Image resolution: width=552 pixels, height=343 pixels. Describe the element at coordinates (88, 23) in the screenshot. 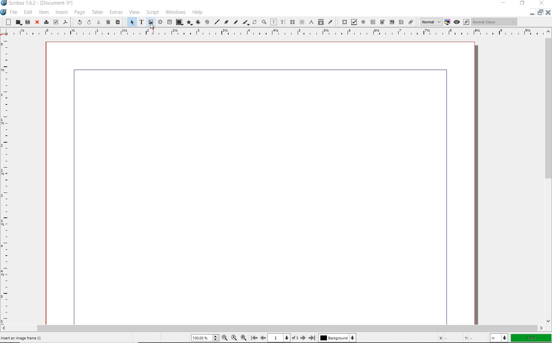

I see `REDO` at that location.